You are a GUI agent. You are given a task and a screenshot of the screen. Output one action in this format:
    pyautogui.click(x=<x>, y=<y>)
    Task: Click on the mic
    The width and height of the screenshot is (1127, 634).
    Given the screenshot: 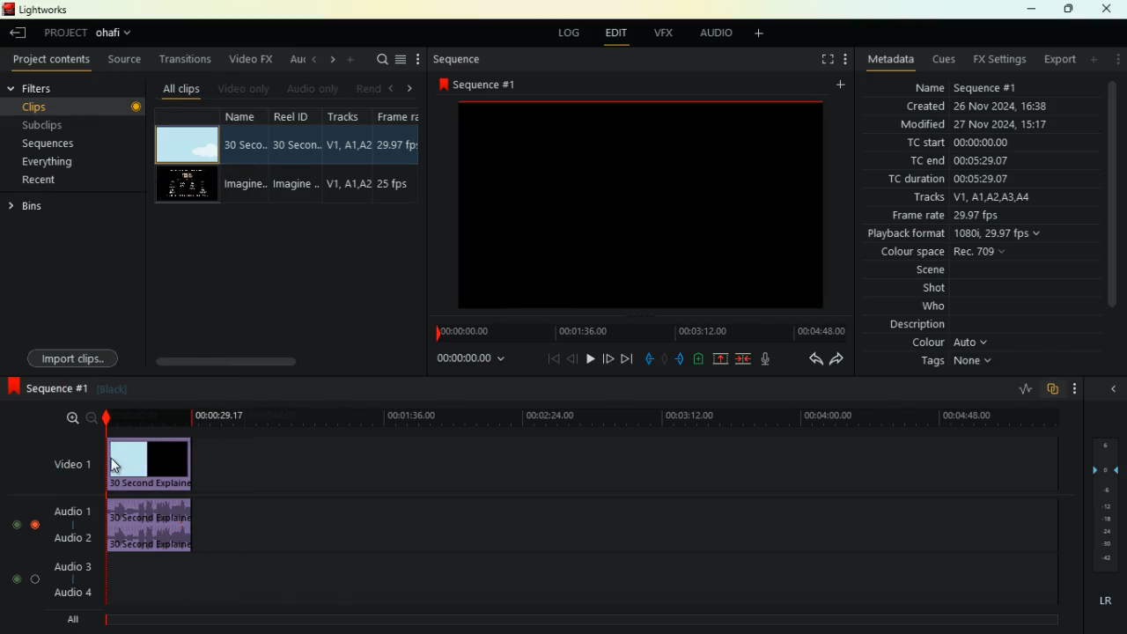 What is the action you would take?
    pyautogui.click(x=769, y=357)
    